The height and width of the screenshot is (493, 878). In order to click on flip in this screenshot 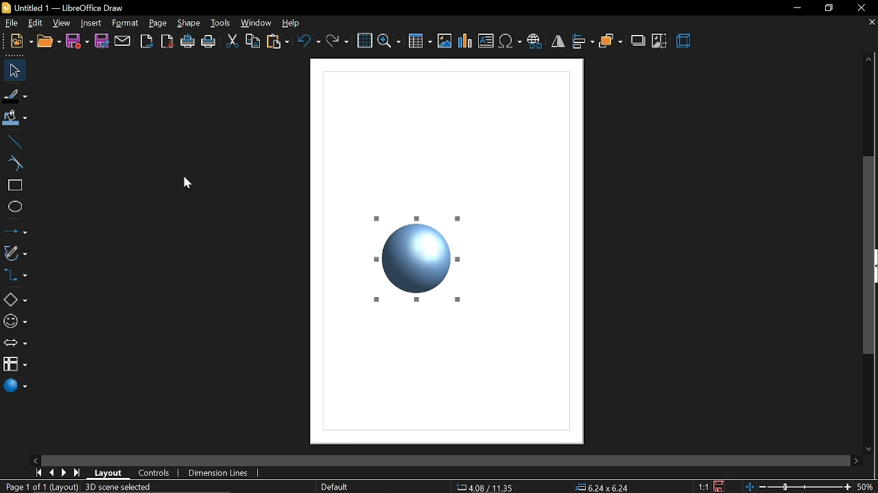, I will do `click(558, 41)`.